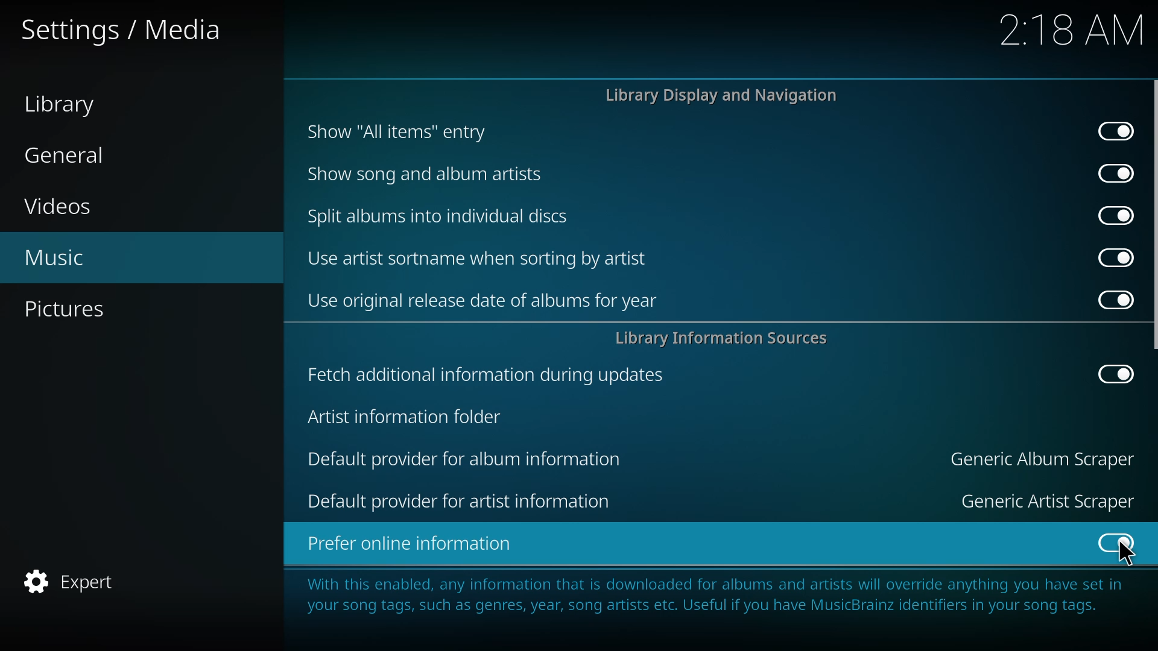 The height and width of the screenshot is (651, 1158). Describe the element at coordinates (1109, 298) in the screenshot. I see `enabled` at that location.